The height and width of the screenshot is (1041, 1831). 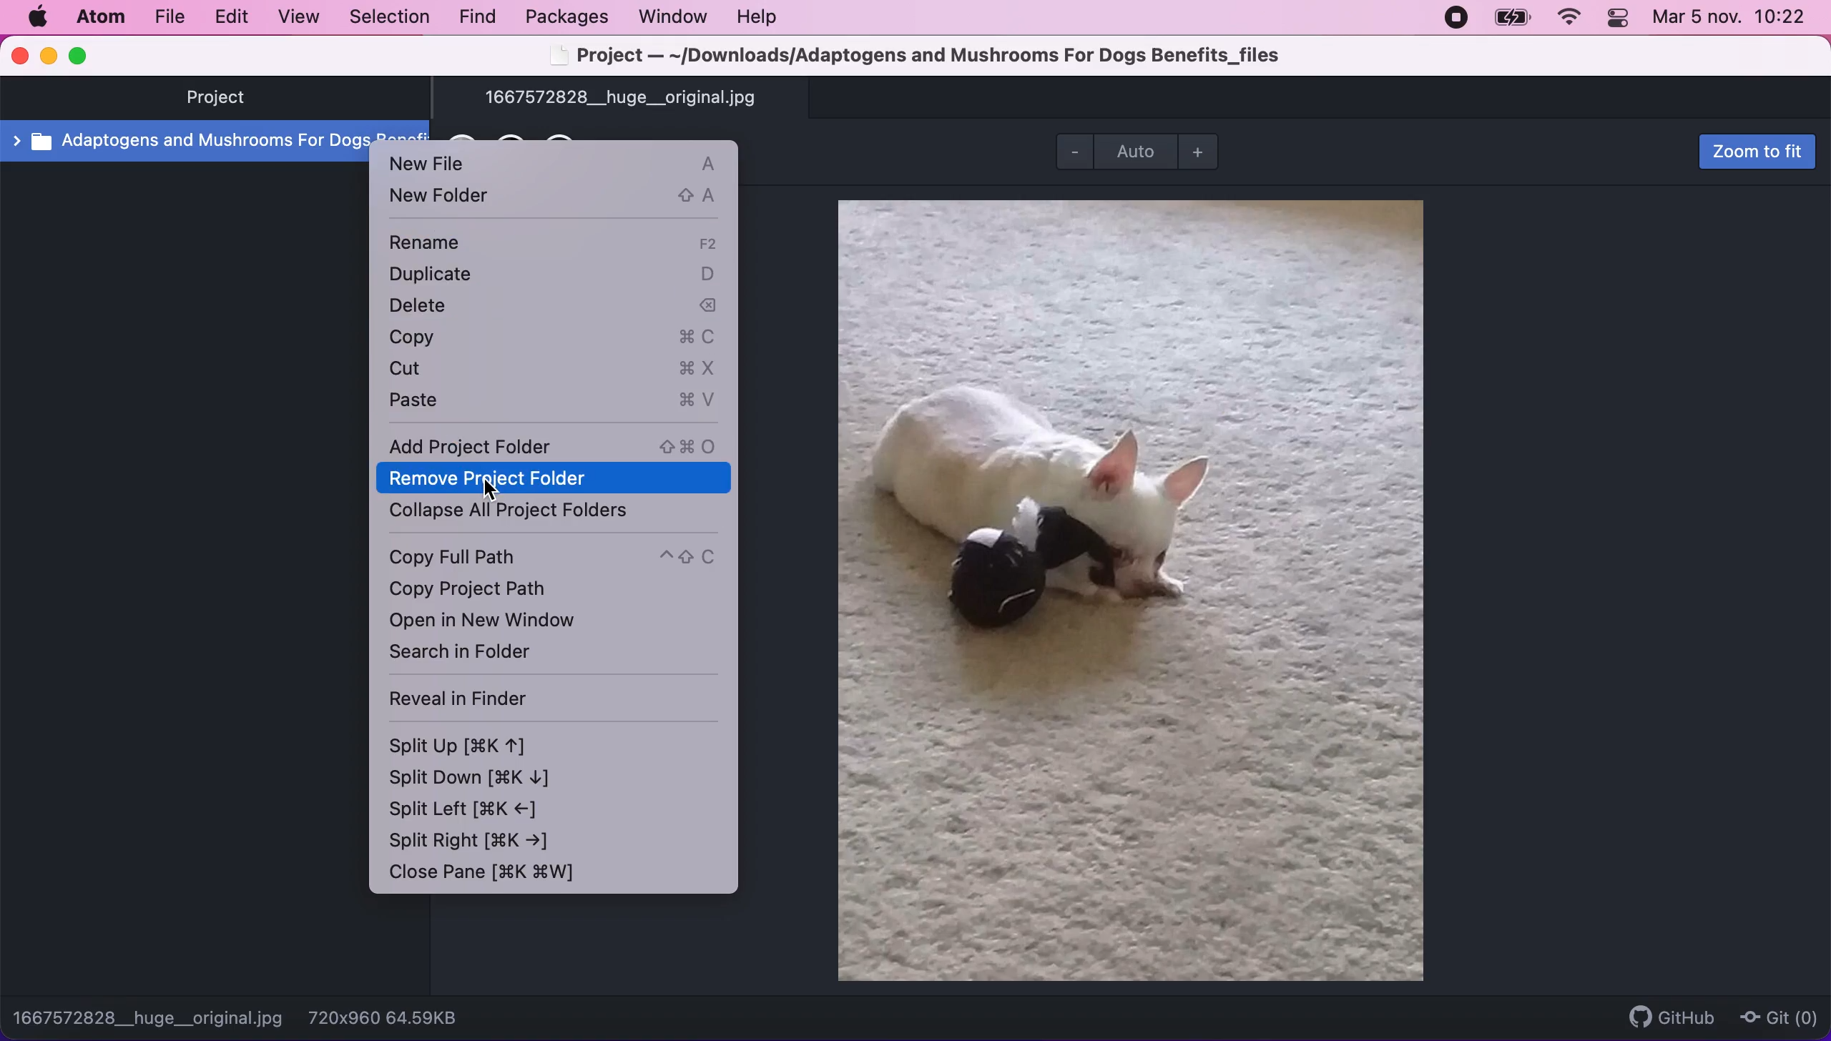 What do you see at coordinates (149, 1017) in the screenshot?
I see `1667572828__huge__original.jpg` at bounding box center [149, 1017].